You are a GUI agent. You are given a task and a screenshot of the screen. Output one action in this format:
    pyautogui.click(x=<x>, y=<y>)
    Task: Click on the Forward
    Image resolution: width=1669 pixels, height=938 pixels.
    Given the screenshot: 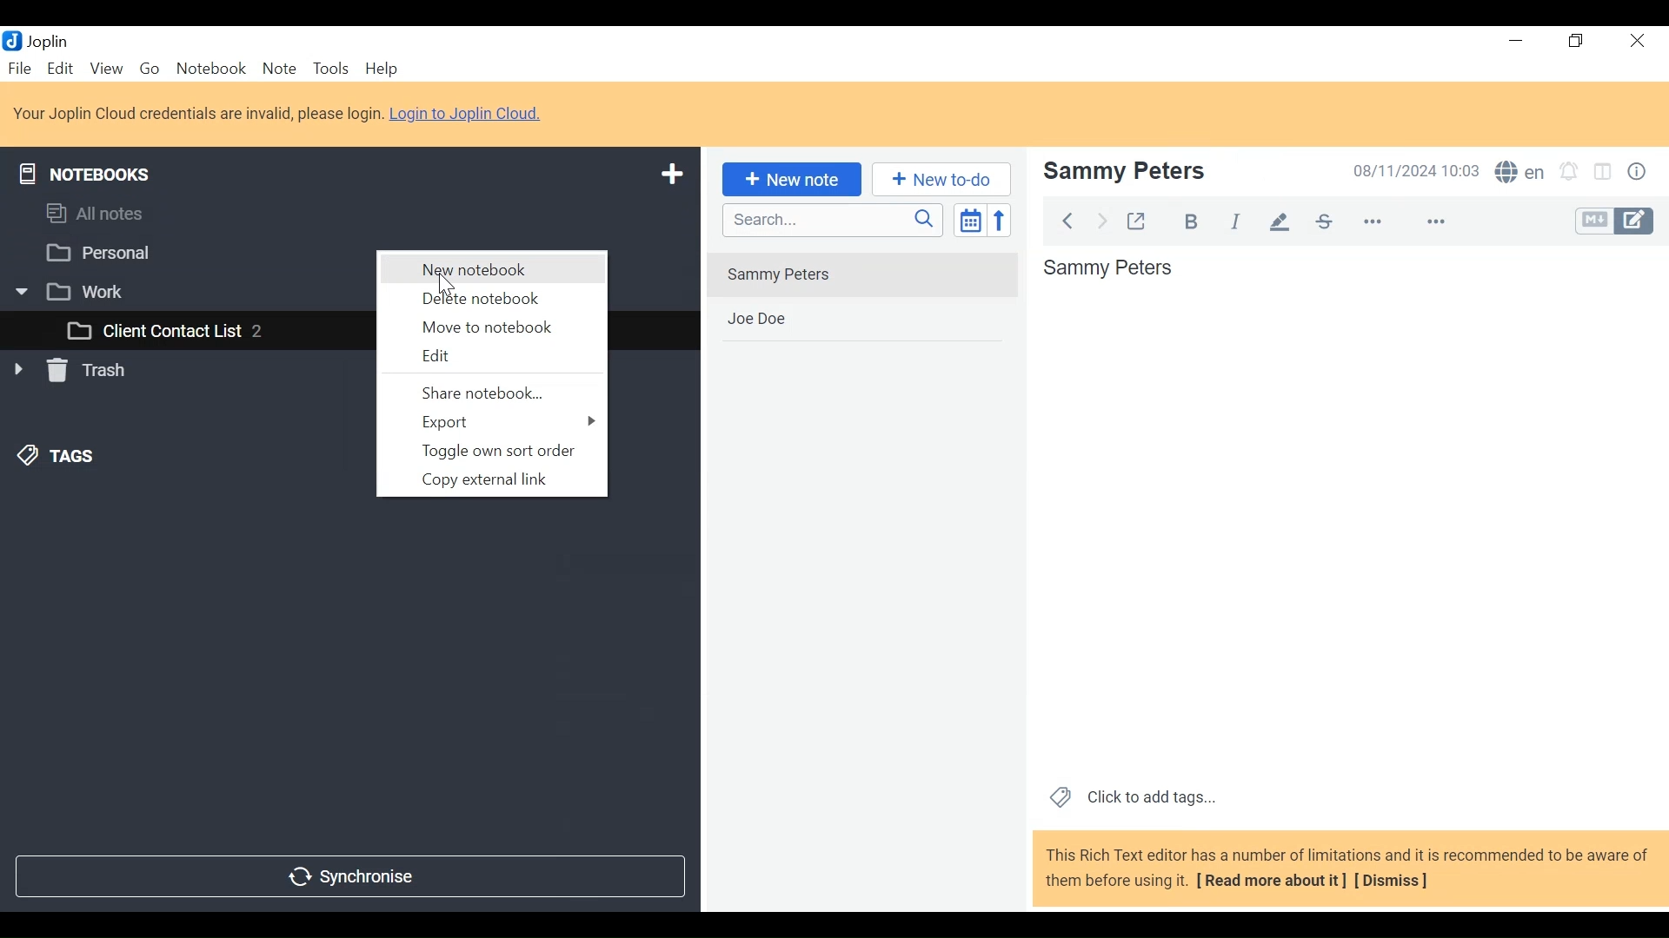 What is the action you would take?
    pyautogui.click(x=1098, y=221)
    